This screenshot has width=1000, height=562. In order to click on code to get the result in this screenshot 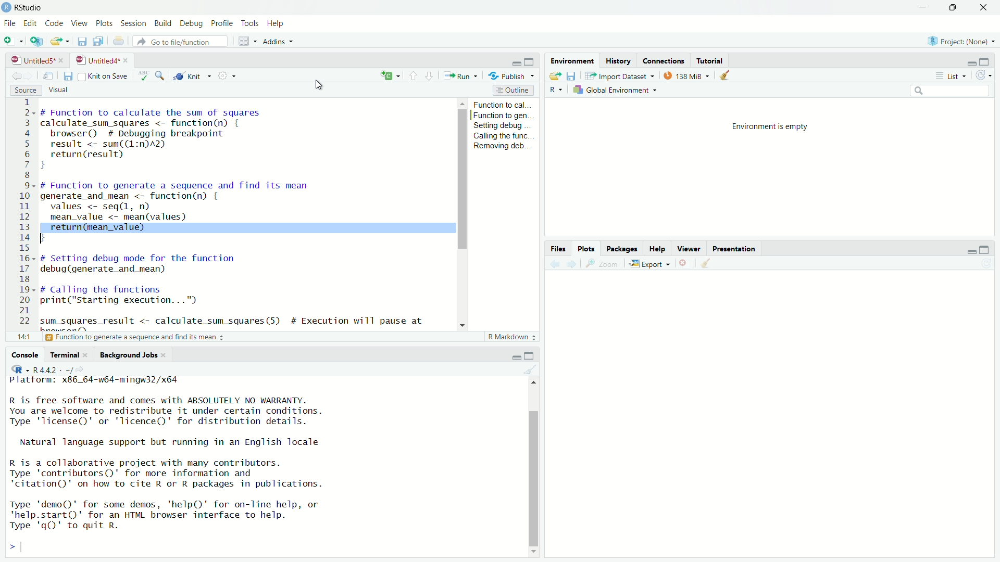, I will do `click(239, 321)`.